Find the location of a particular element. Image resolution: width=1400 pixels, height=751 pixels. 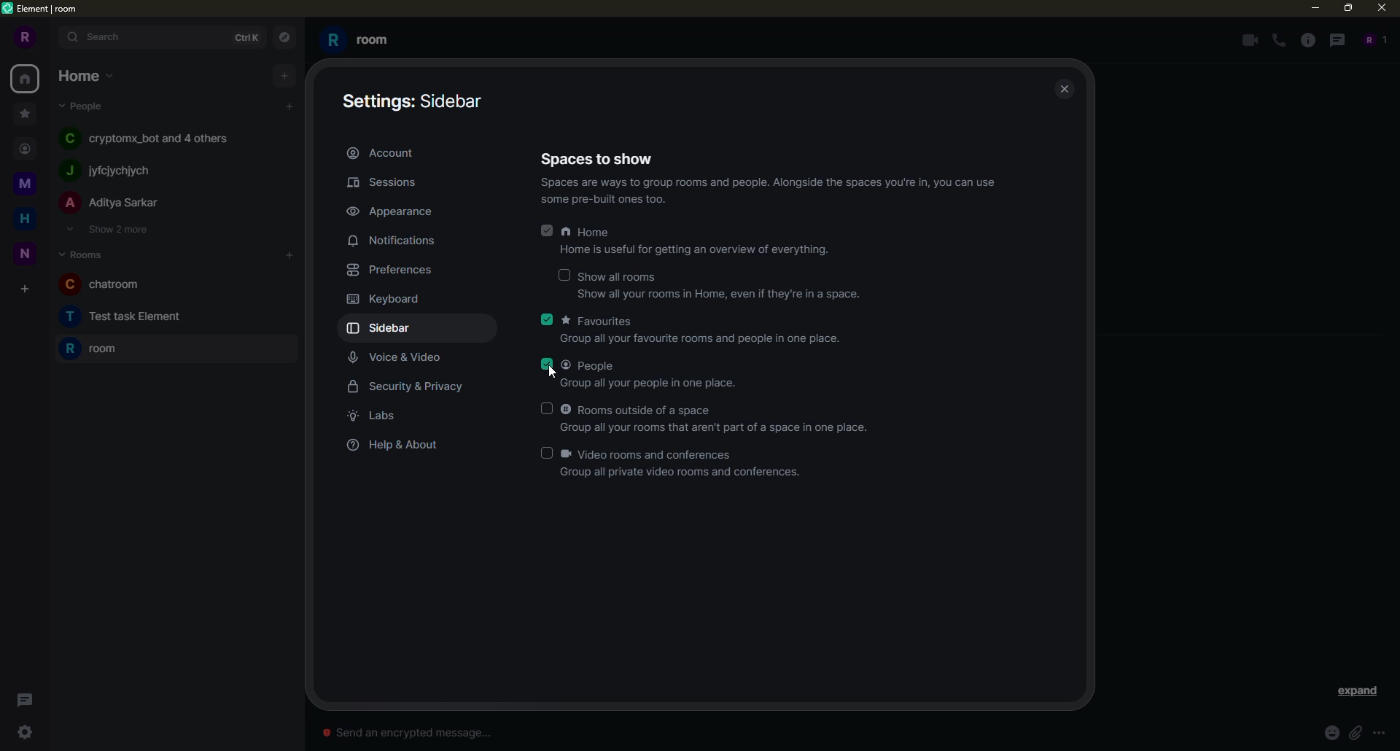

add is located at coordinates (289, 104).